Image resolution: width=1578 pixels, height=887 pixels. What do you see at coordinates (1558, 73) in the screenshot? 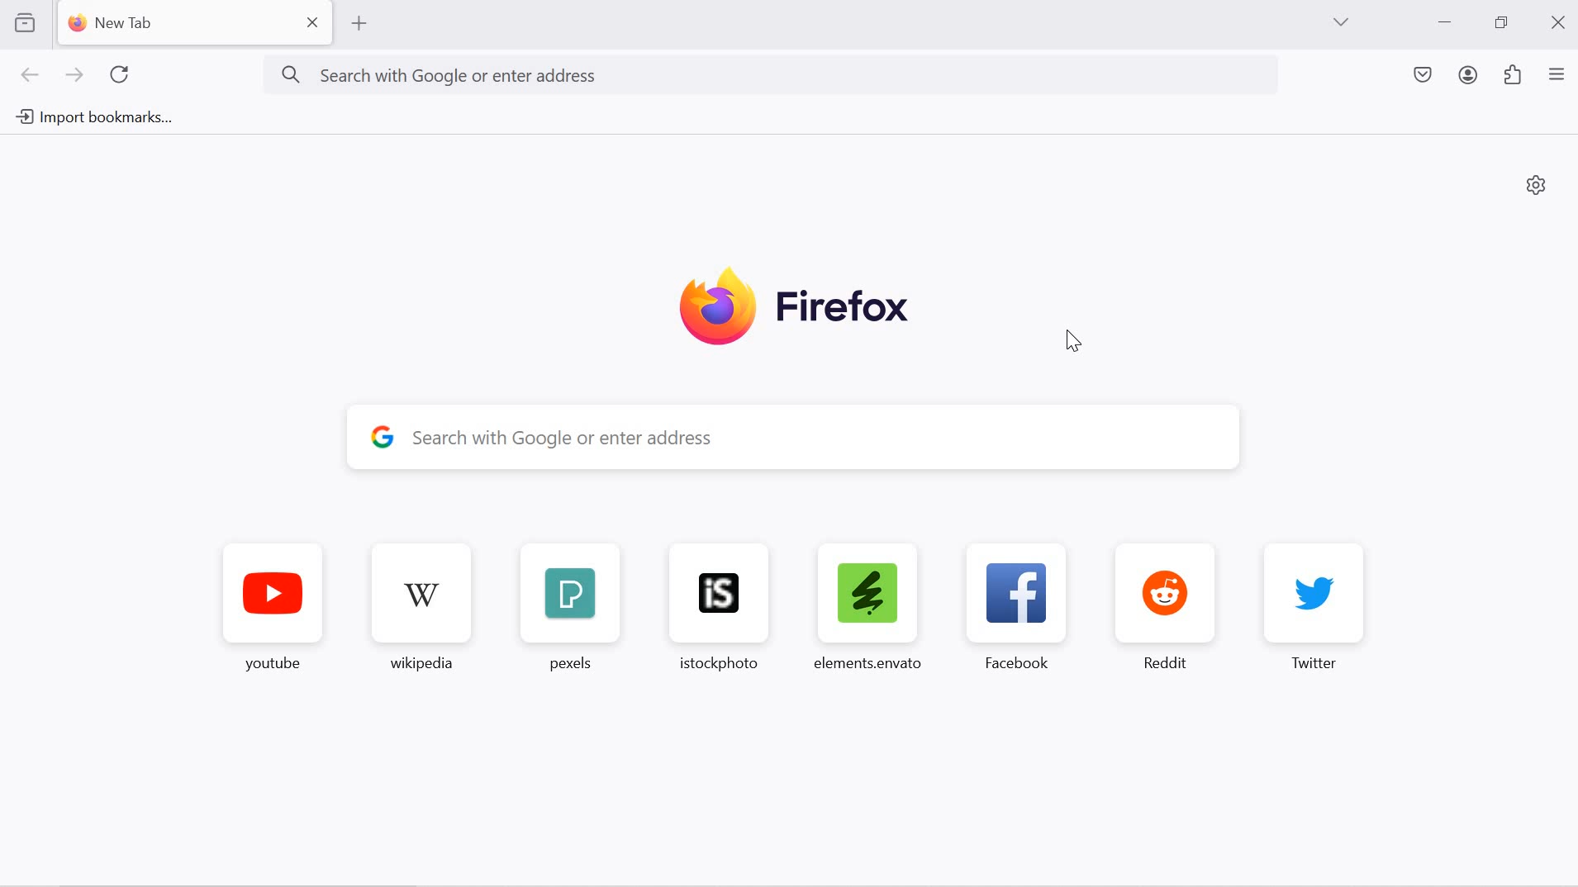
I see `open application menu` at bounding box center [1558, 73].